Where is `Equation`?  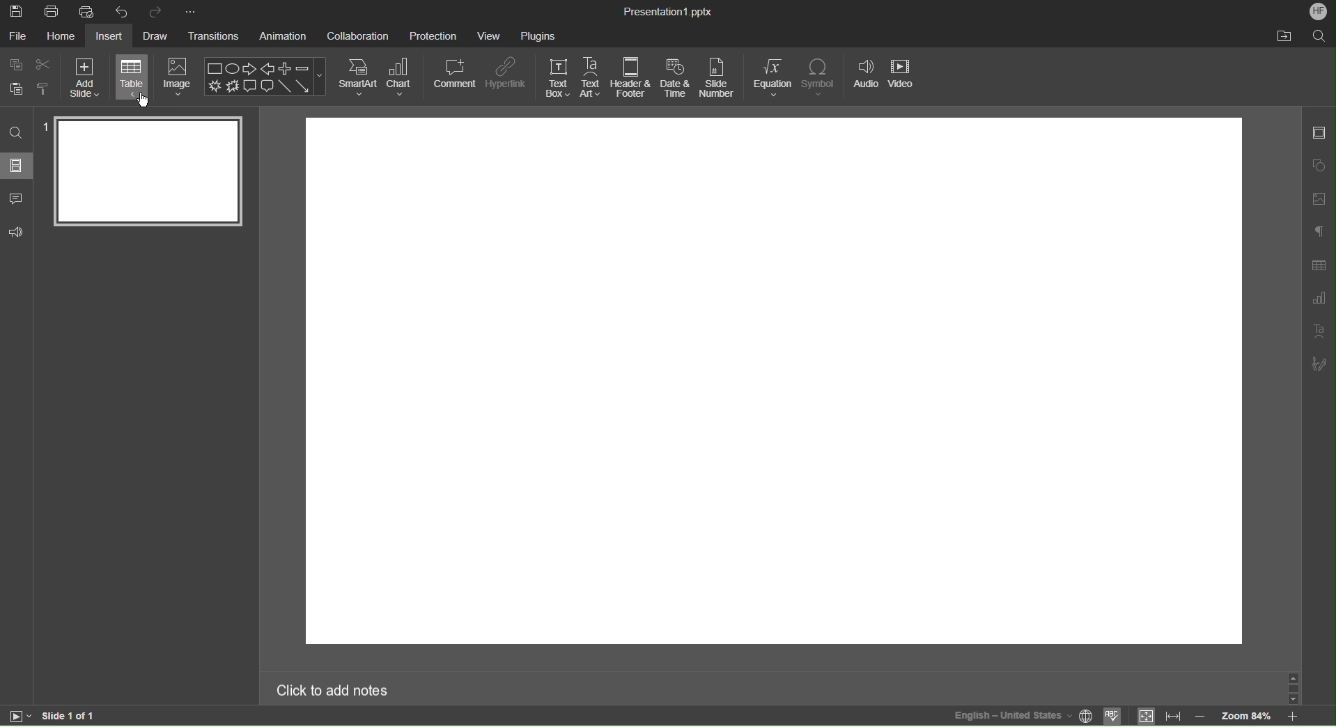 Equation is located at coordinates (773, 78).